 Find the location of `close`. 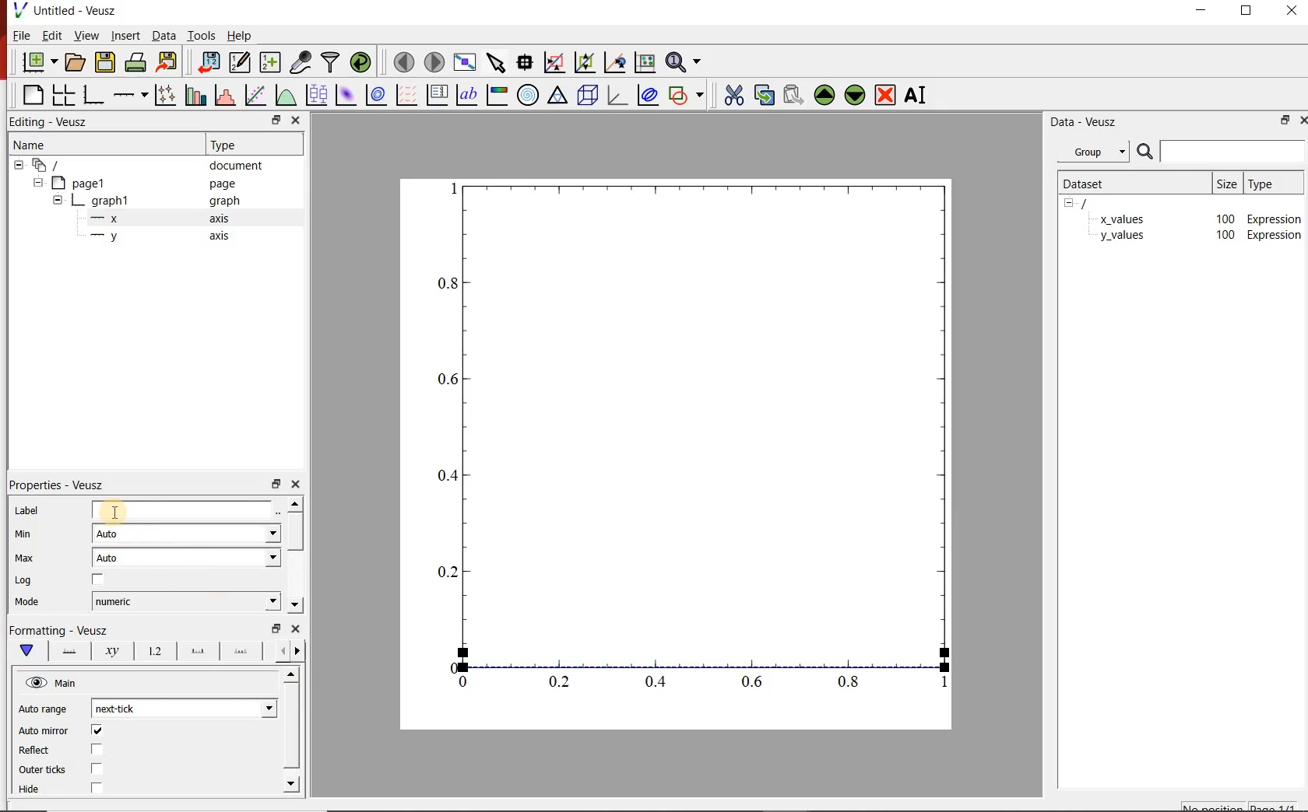

close is located at coordinates (297, 628).